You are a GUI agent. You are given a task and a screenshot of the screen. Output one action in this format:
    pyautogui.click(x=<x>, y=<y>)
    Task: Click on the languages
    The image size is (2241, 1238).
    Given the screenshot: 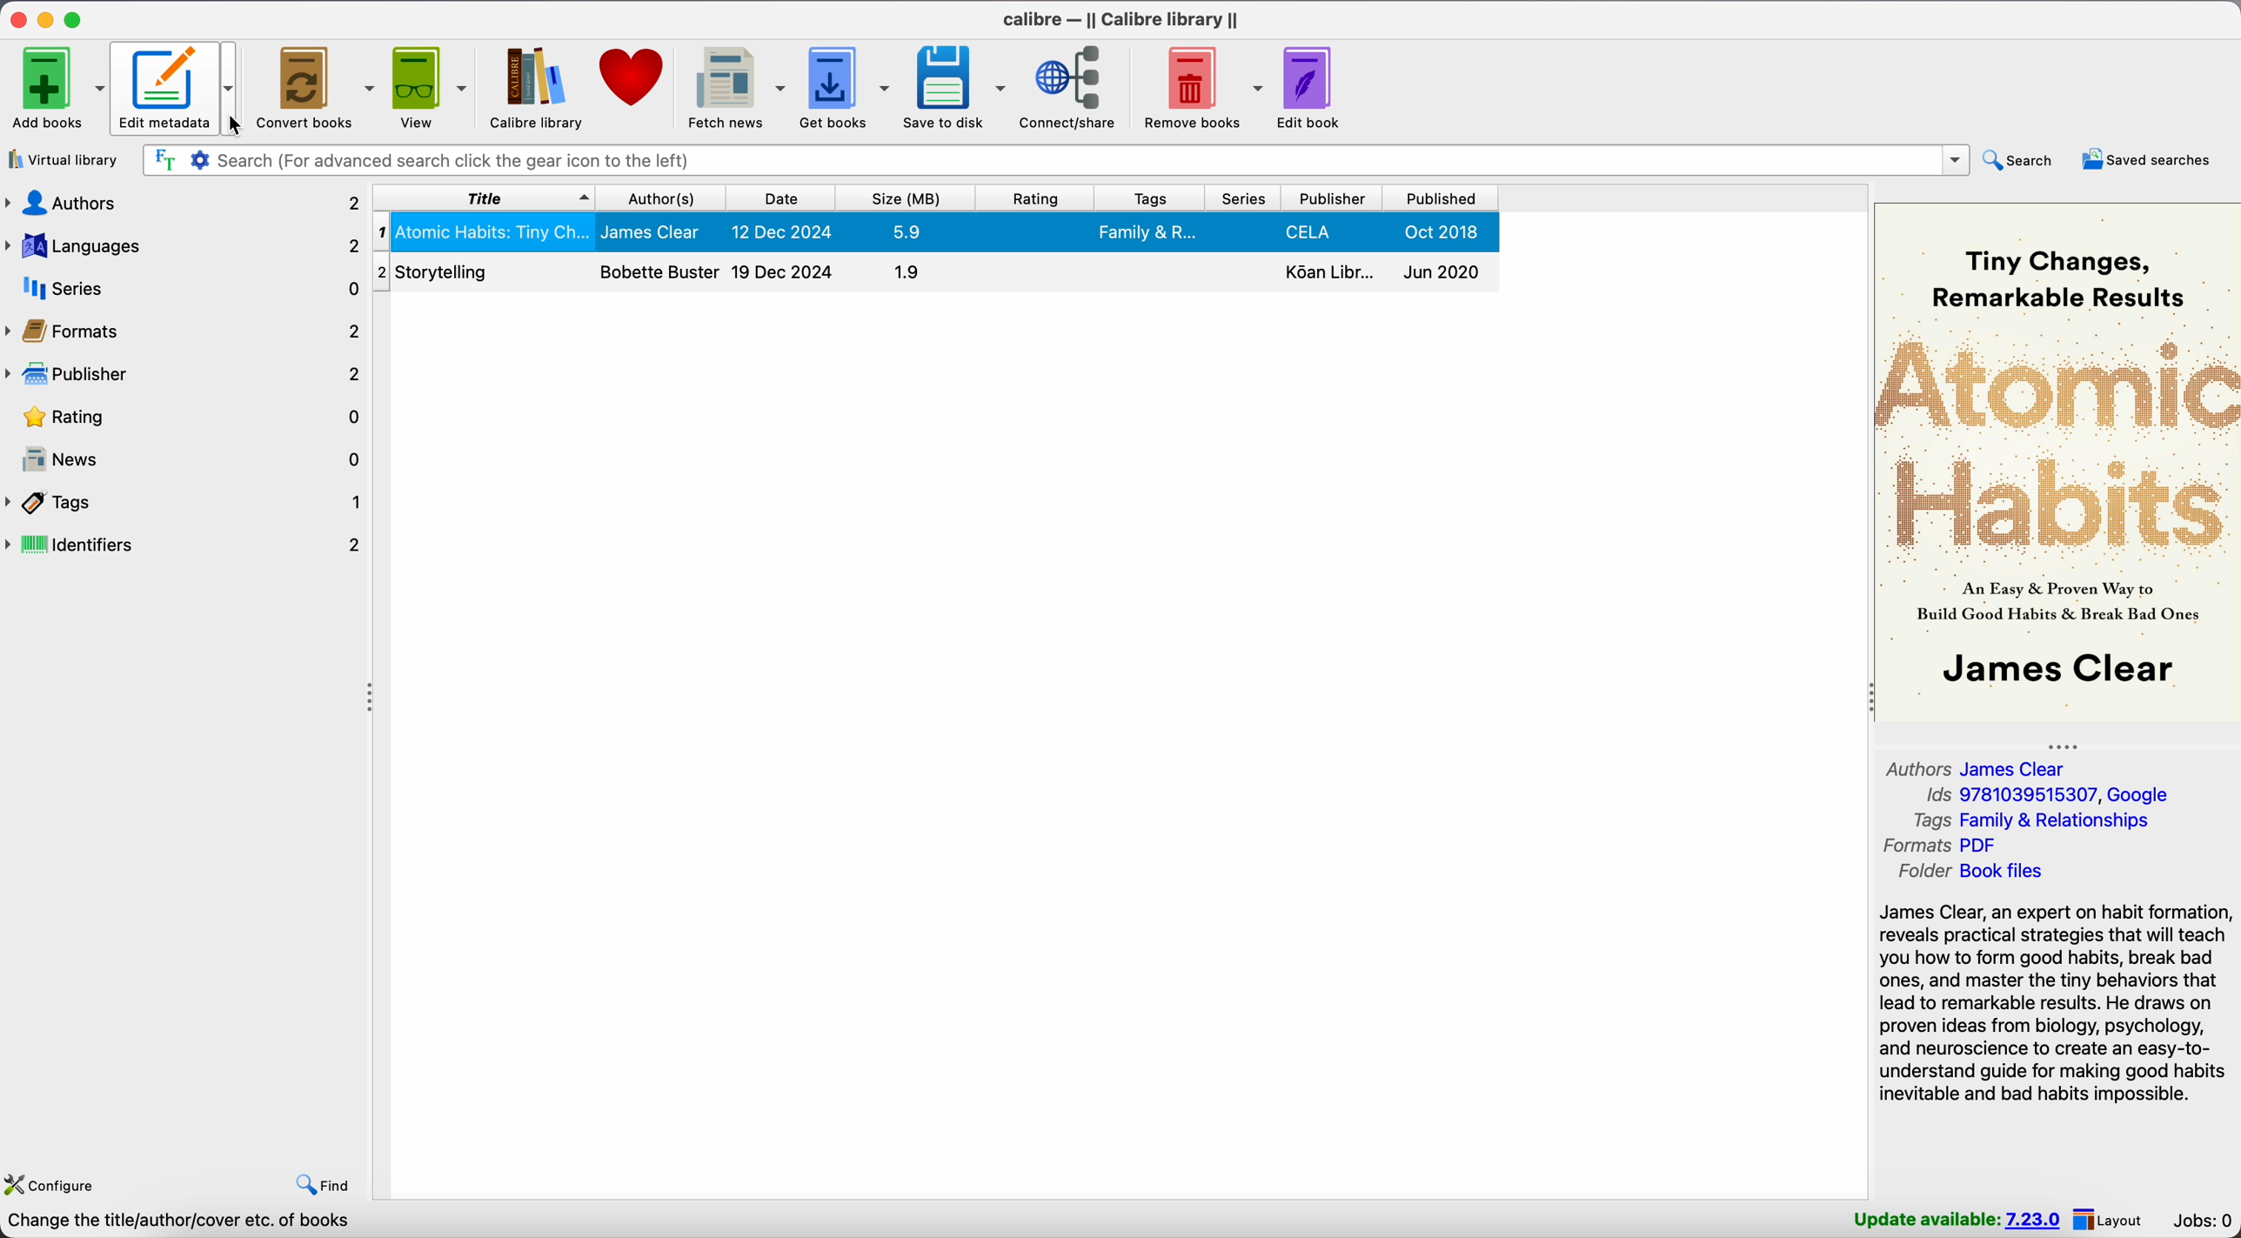 What is the action you would take?
    pyautogui.click(x=185, y=245)
    